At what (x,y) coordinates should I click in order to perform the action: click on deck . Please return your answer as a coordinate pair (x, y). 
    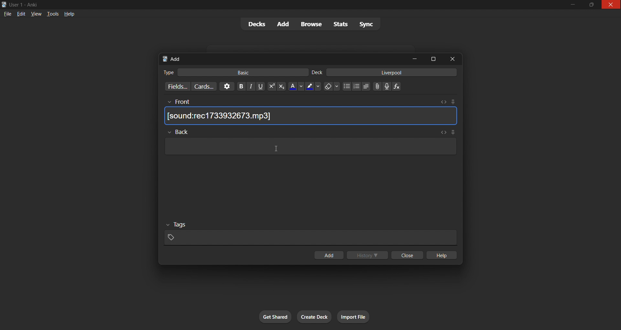
    Looking at the image, I should click on (318, 72).